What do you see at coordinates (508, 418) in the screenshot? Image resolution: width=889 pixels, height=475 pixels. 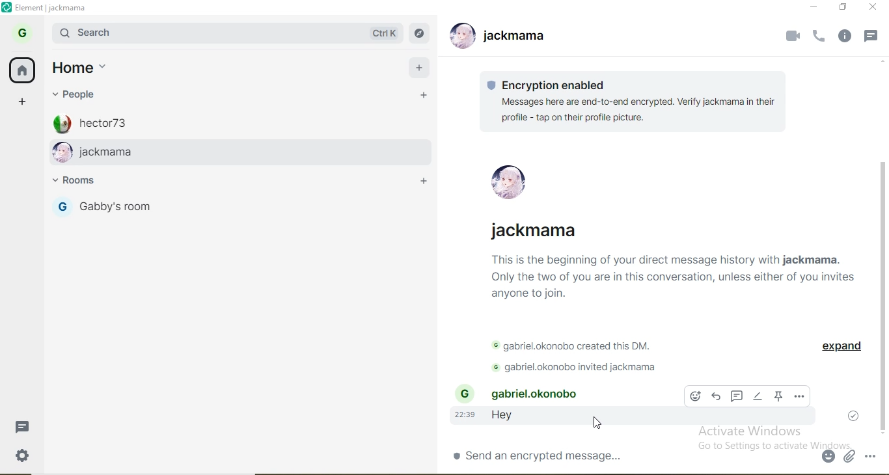 I see `hey` at bounding box center [508, 418].